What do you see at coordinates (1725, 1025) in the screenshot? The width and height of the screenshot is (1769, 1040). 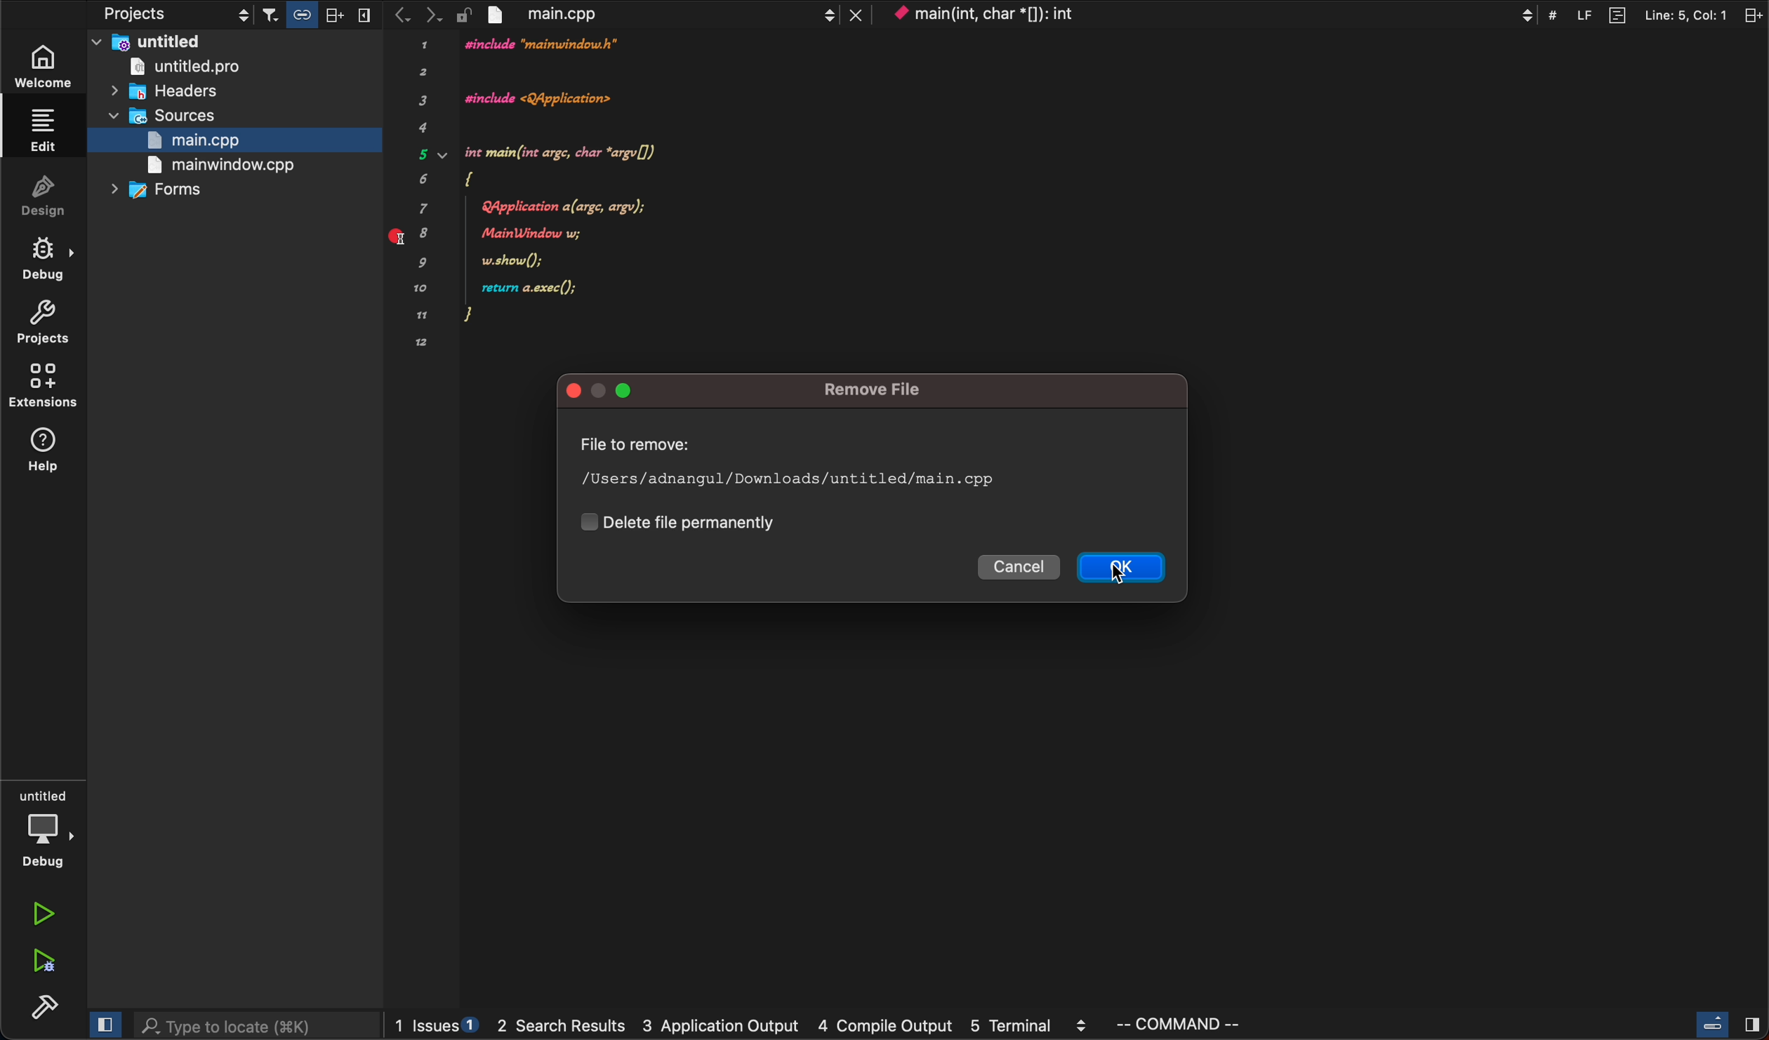 I see `close slide bar` at bounding box center [1725, 1025].